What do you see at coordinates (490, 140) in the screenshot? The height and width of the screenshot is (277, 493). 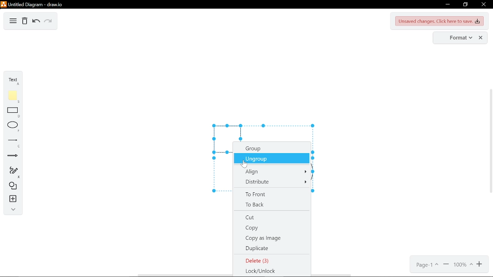 I see `vertical scrollbar` at bounding box center [490, 140].